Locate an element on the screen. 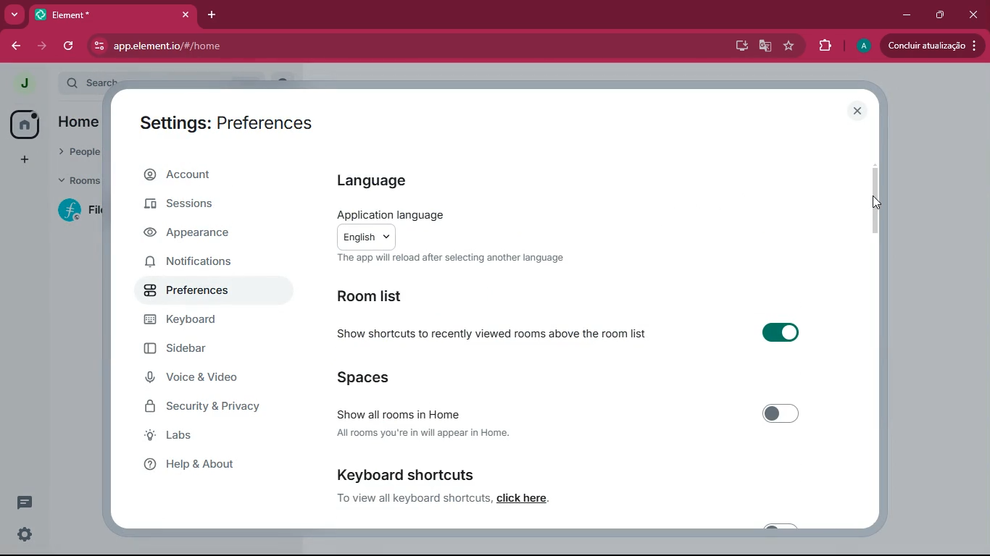 The height and width of the screenshot is (556, 990). voice & video is located at coordinates (196, 379).